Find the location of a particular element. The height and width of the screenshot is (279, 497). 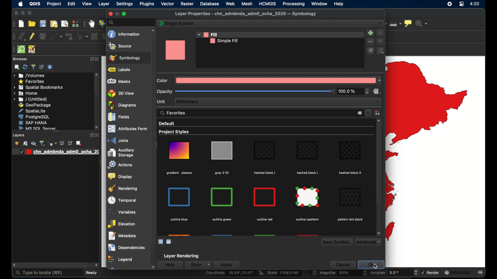

pink color preview is located at coordinates (176, 51).